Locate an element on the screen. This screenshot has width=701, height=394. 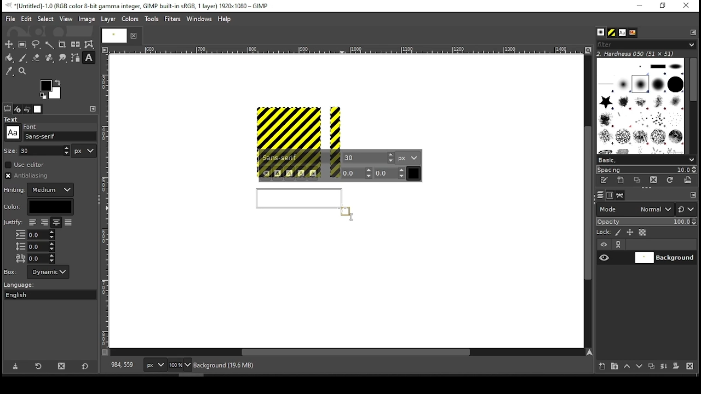
lock size and positioning is located at coordinates (631, 233).